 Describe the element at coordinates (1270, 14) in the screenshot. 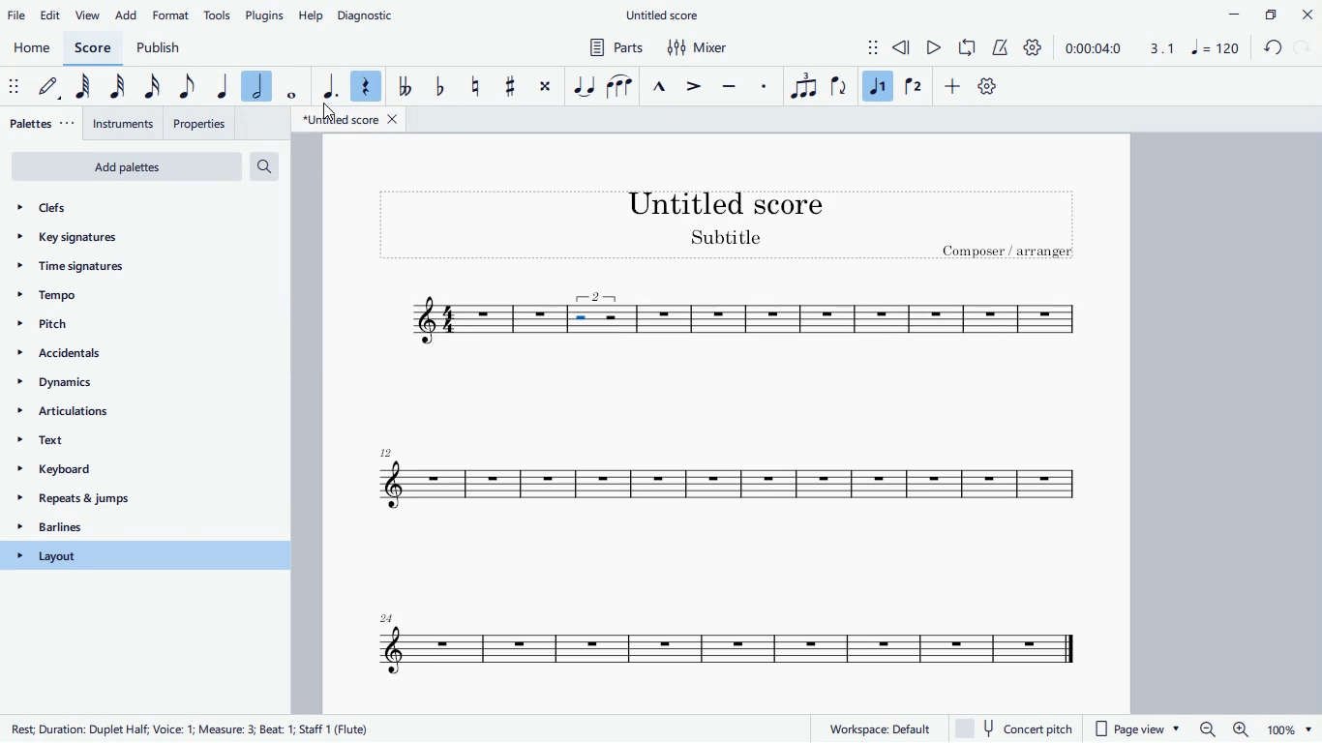

I see `maximize` at that location.